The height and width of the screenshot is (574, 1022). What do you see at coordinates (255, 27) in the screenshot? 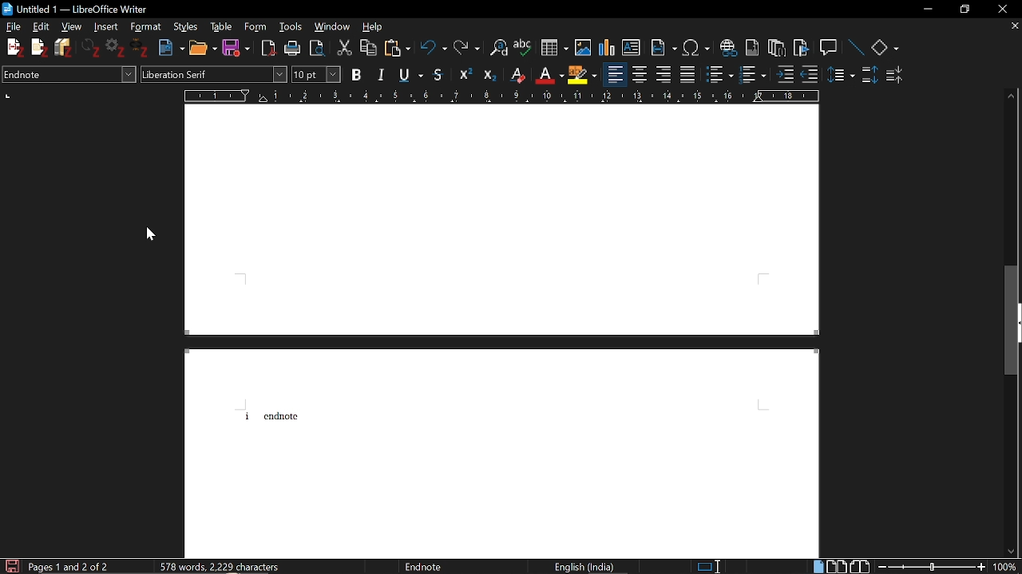
I see `Form` at bounding box center [255, 27].